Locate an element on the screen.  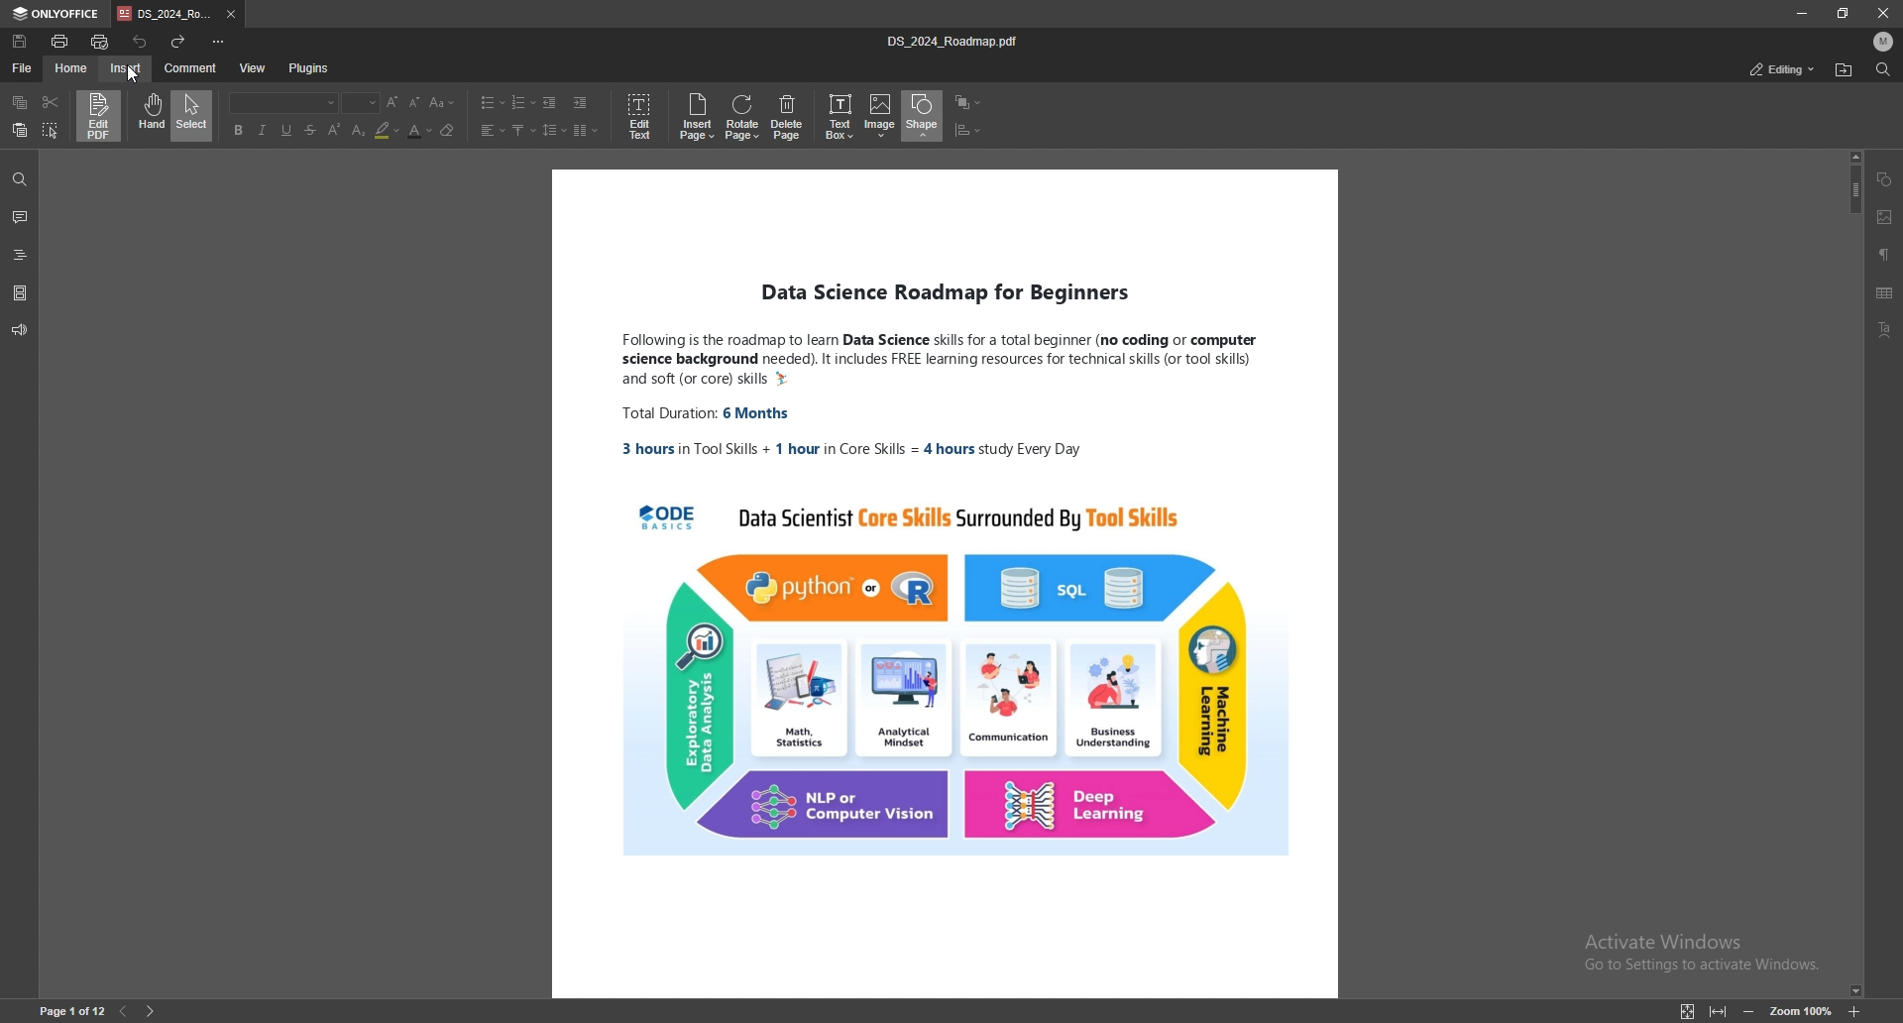
increase indent is located at coordinates (580, 102).